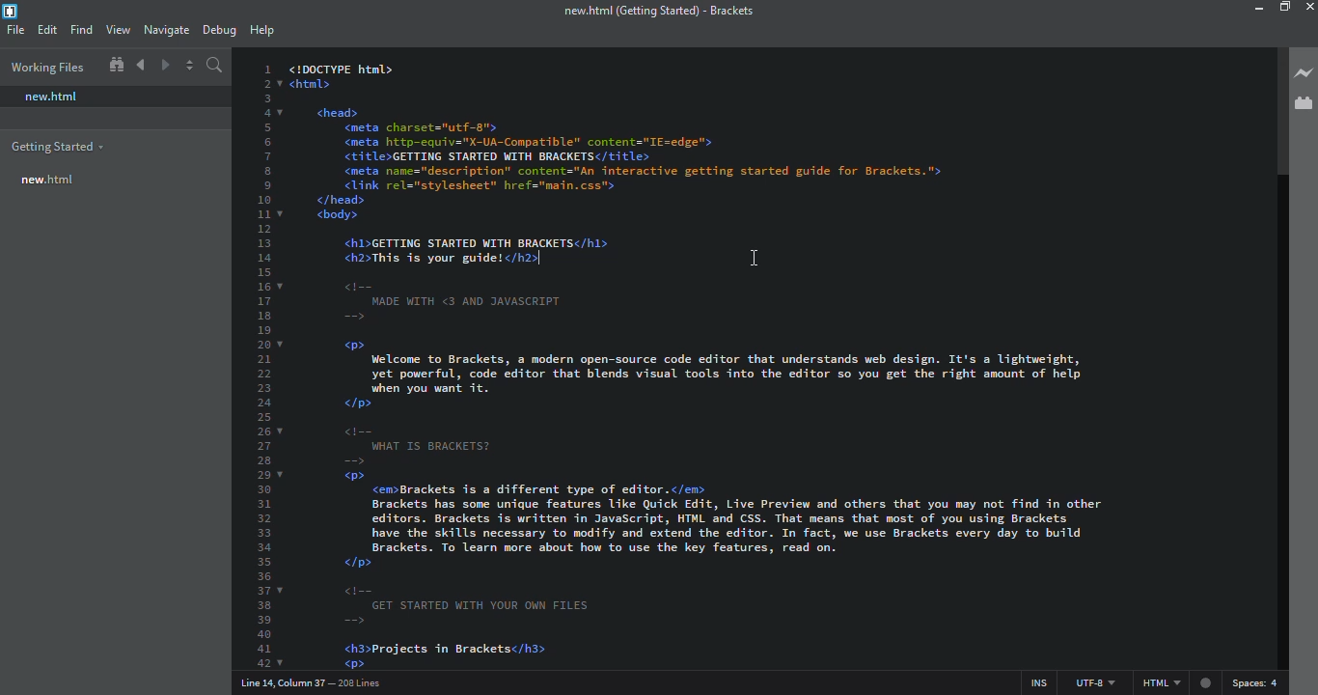 The height and width of the screenshot is (695, 1318). What do you see at coordinates (59, 146) in the screenshot?
I see `getting started` at bounding box center [59, 146].